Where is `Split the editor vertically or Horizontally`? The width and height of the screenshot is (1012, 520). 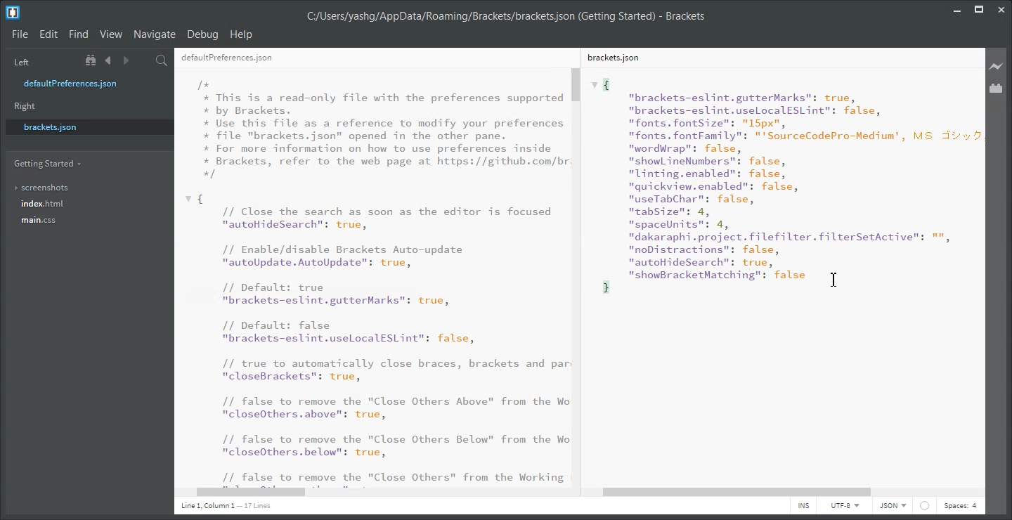 Split the editor vertically or Horizontally is located at coordinates (143, 60).